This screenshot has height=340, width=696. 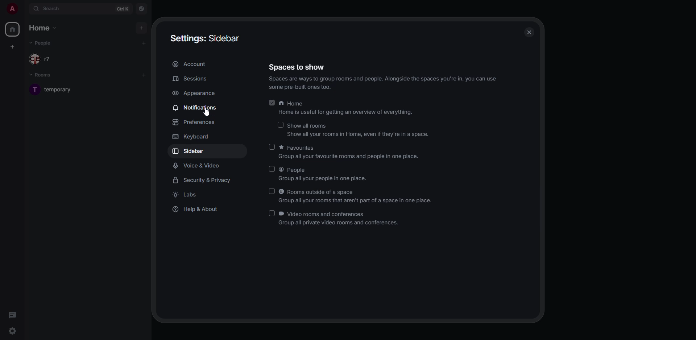 What do you see at coordinates (188, 195) in the screenshot?
I see `labs` at bounding box center [188, 195].